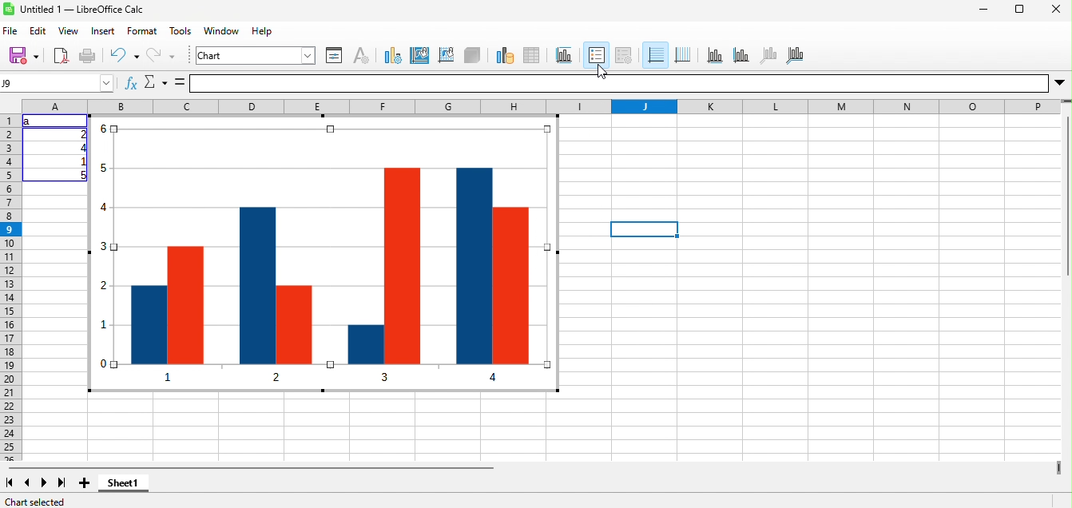  Describe the element at coordinates (123, 483) in the screenshot. I see `sheet1` at that location.